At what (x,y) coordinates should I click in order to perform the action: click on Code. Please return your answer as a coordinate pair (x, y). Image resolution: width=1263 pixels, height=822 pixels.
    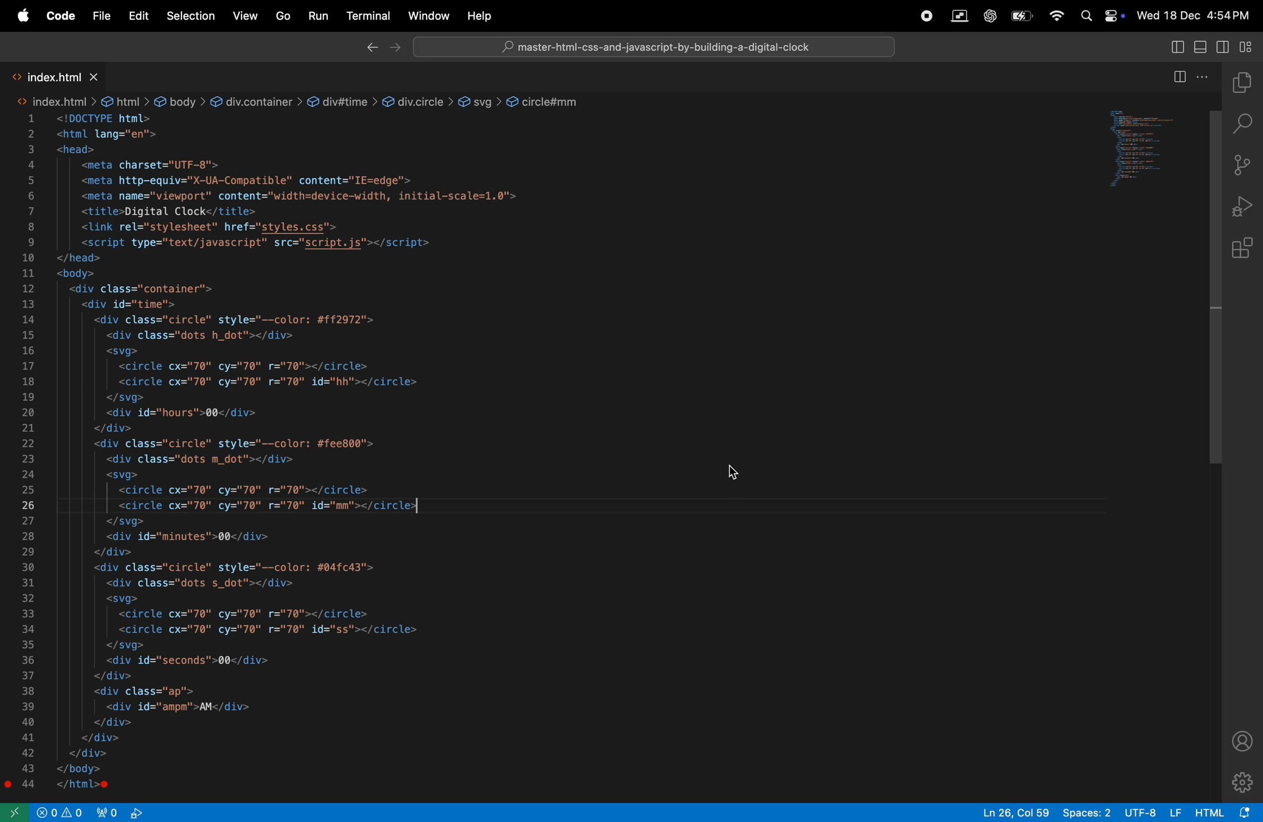
    Looking at the image, I should click on (60, 16).